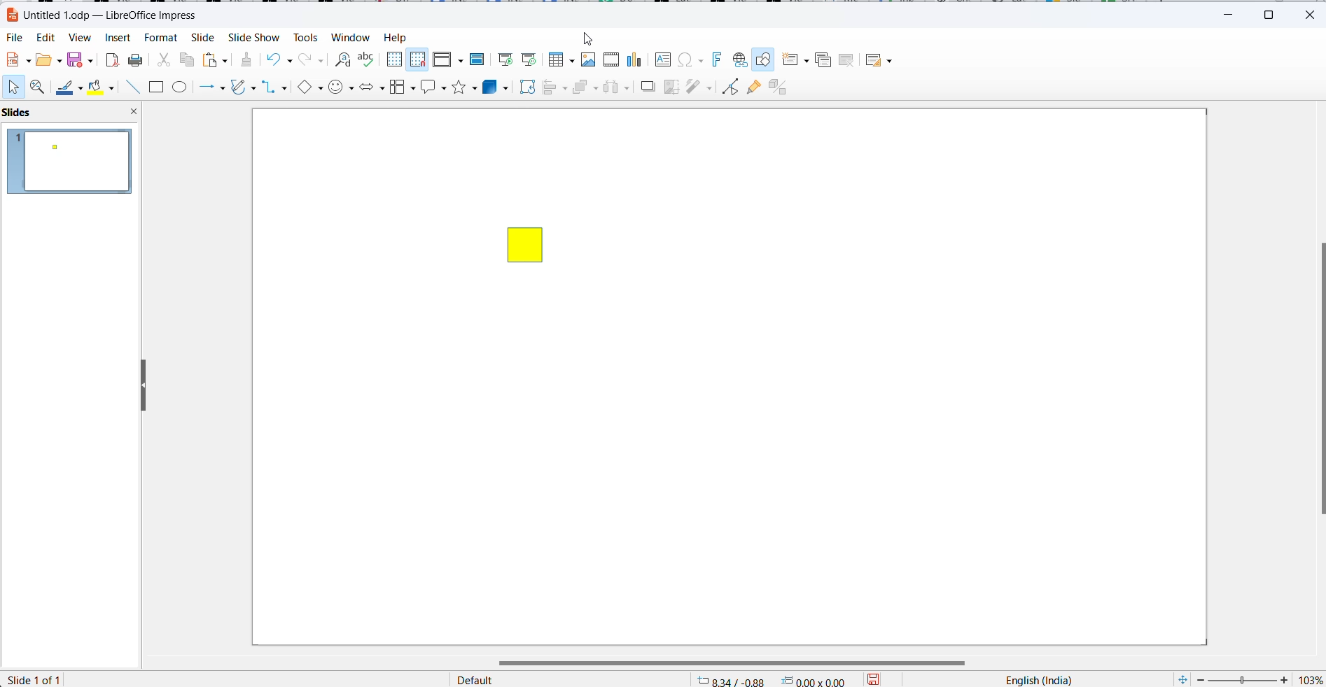  I want to click on save option, so click(78, 59).